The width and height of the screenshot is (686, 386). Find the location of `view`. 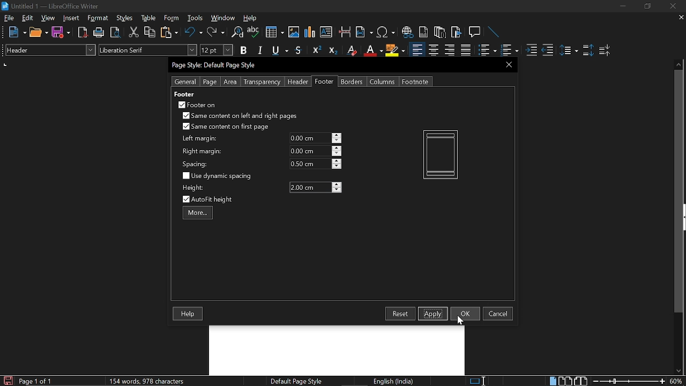

view is located at coordinates (48, 18).